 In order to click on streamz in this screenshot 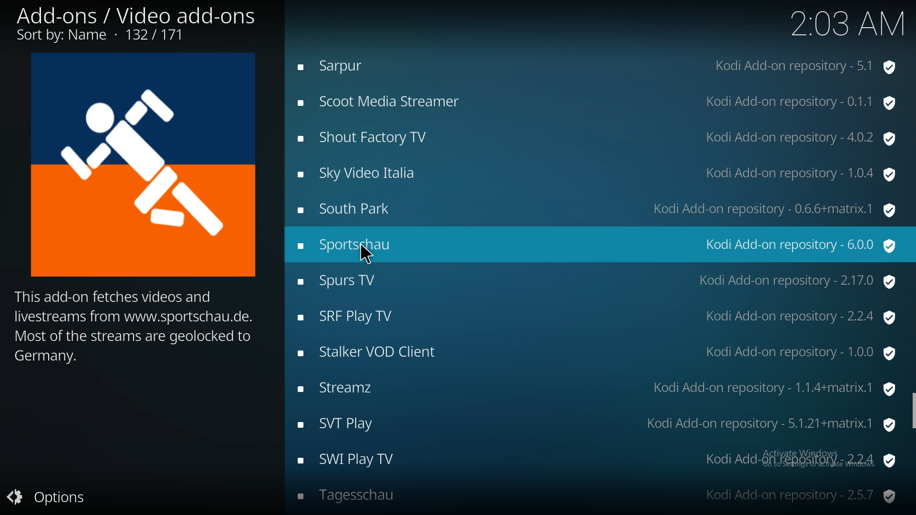, I will do `click(600, 391)`.